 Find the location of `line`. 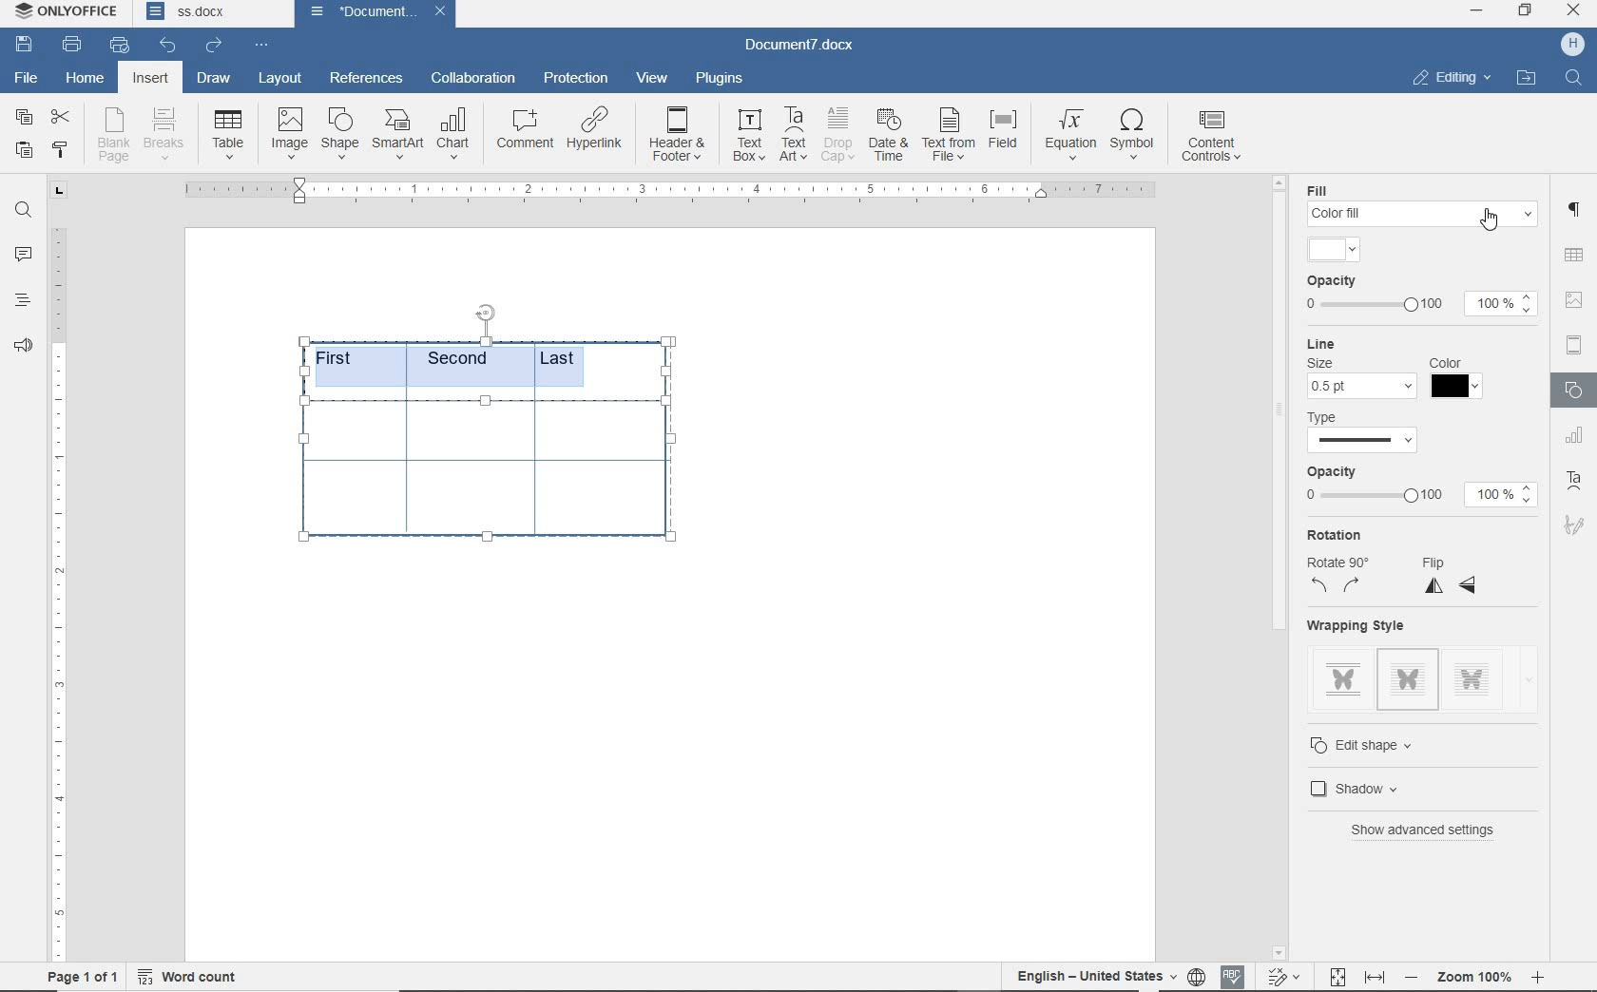

line is located at coordinates (1329, 344).